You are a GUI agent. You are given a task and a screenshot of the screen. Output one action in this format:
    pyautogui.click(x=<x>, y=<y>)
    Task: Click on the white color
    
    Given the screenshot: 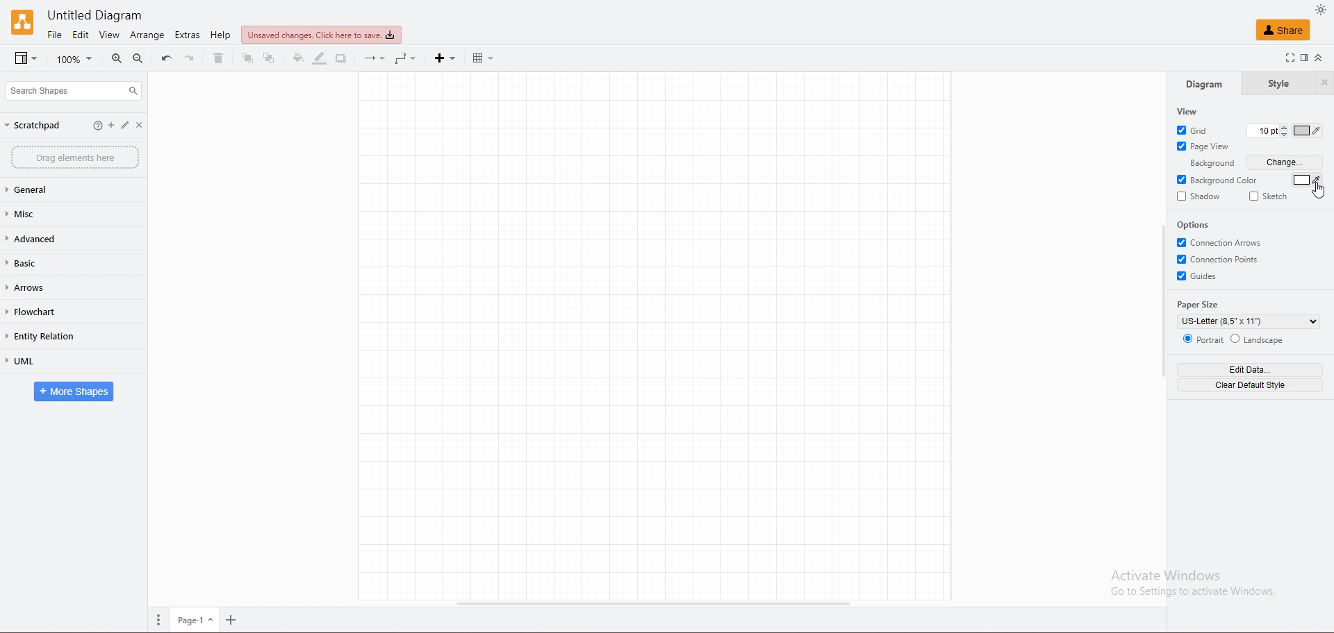 What is the action you would take?
    pyautogui.click(x=1308, y=180)
    